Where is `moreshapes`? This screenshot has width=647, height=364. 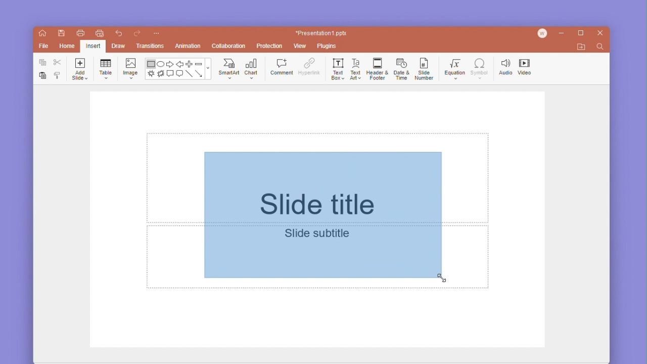 moreshapes is located at coordinates (210, 68).